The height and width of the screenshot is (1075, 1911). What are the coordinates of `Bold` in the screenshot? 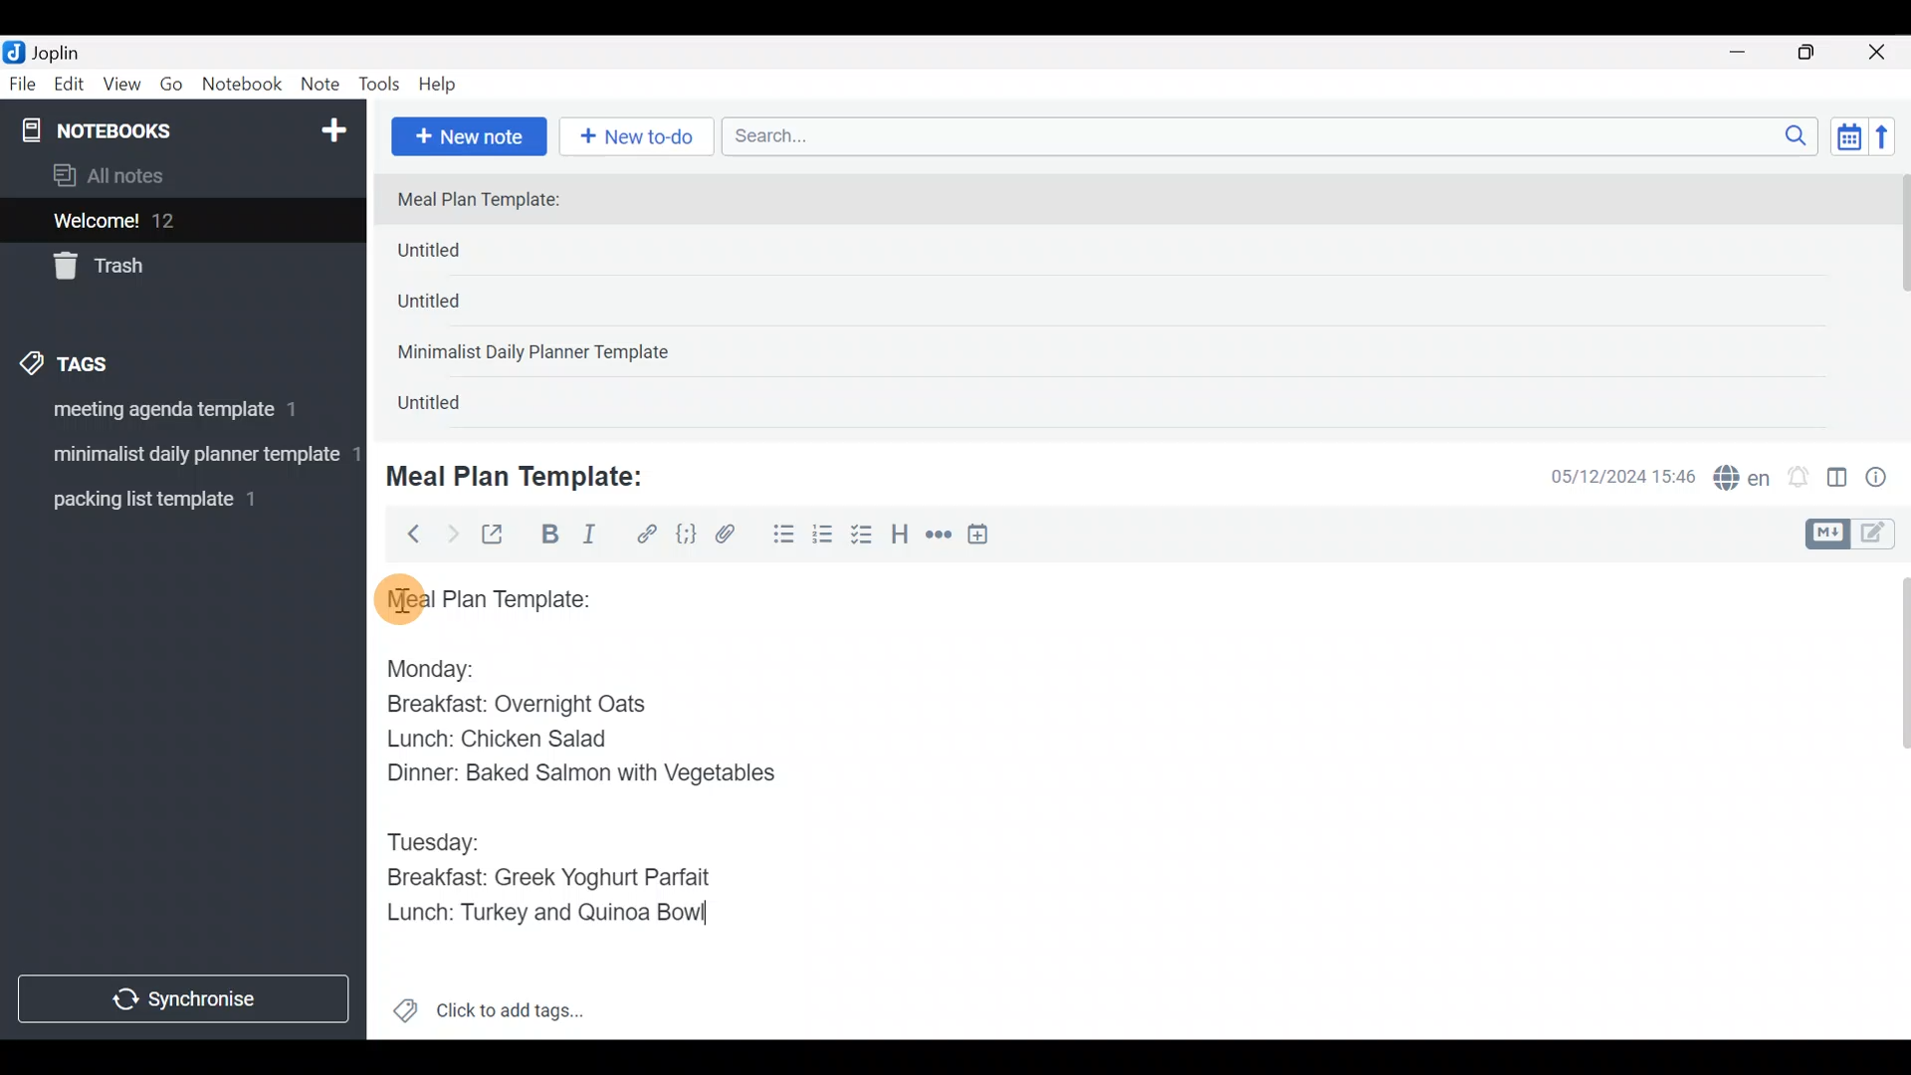 It's located at (548, 537).